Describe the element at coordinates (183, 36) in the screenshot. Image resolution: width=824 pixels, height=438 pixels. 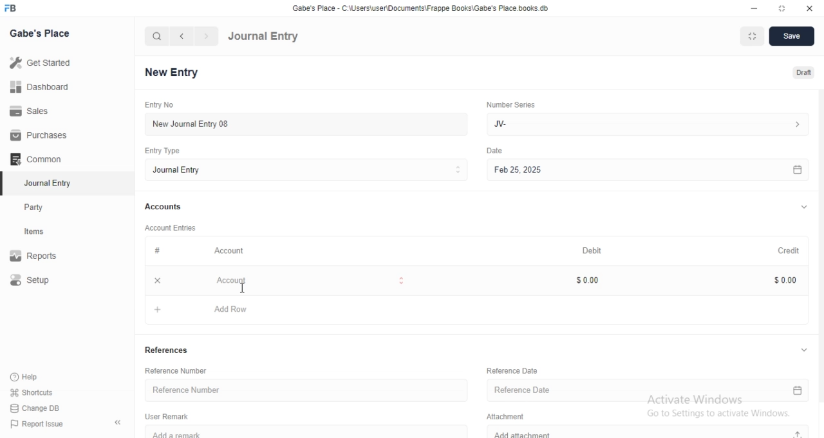
I see `navigate backward` at that location.